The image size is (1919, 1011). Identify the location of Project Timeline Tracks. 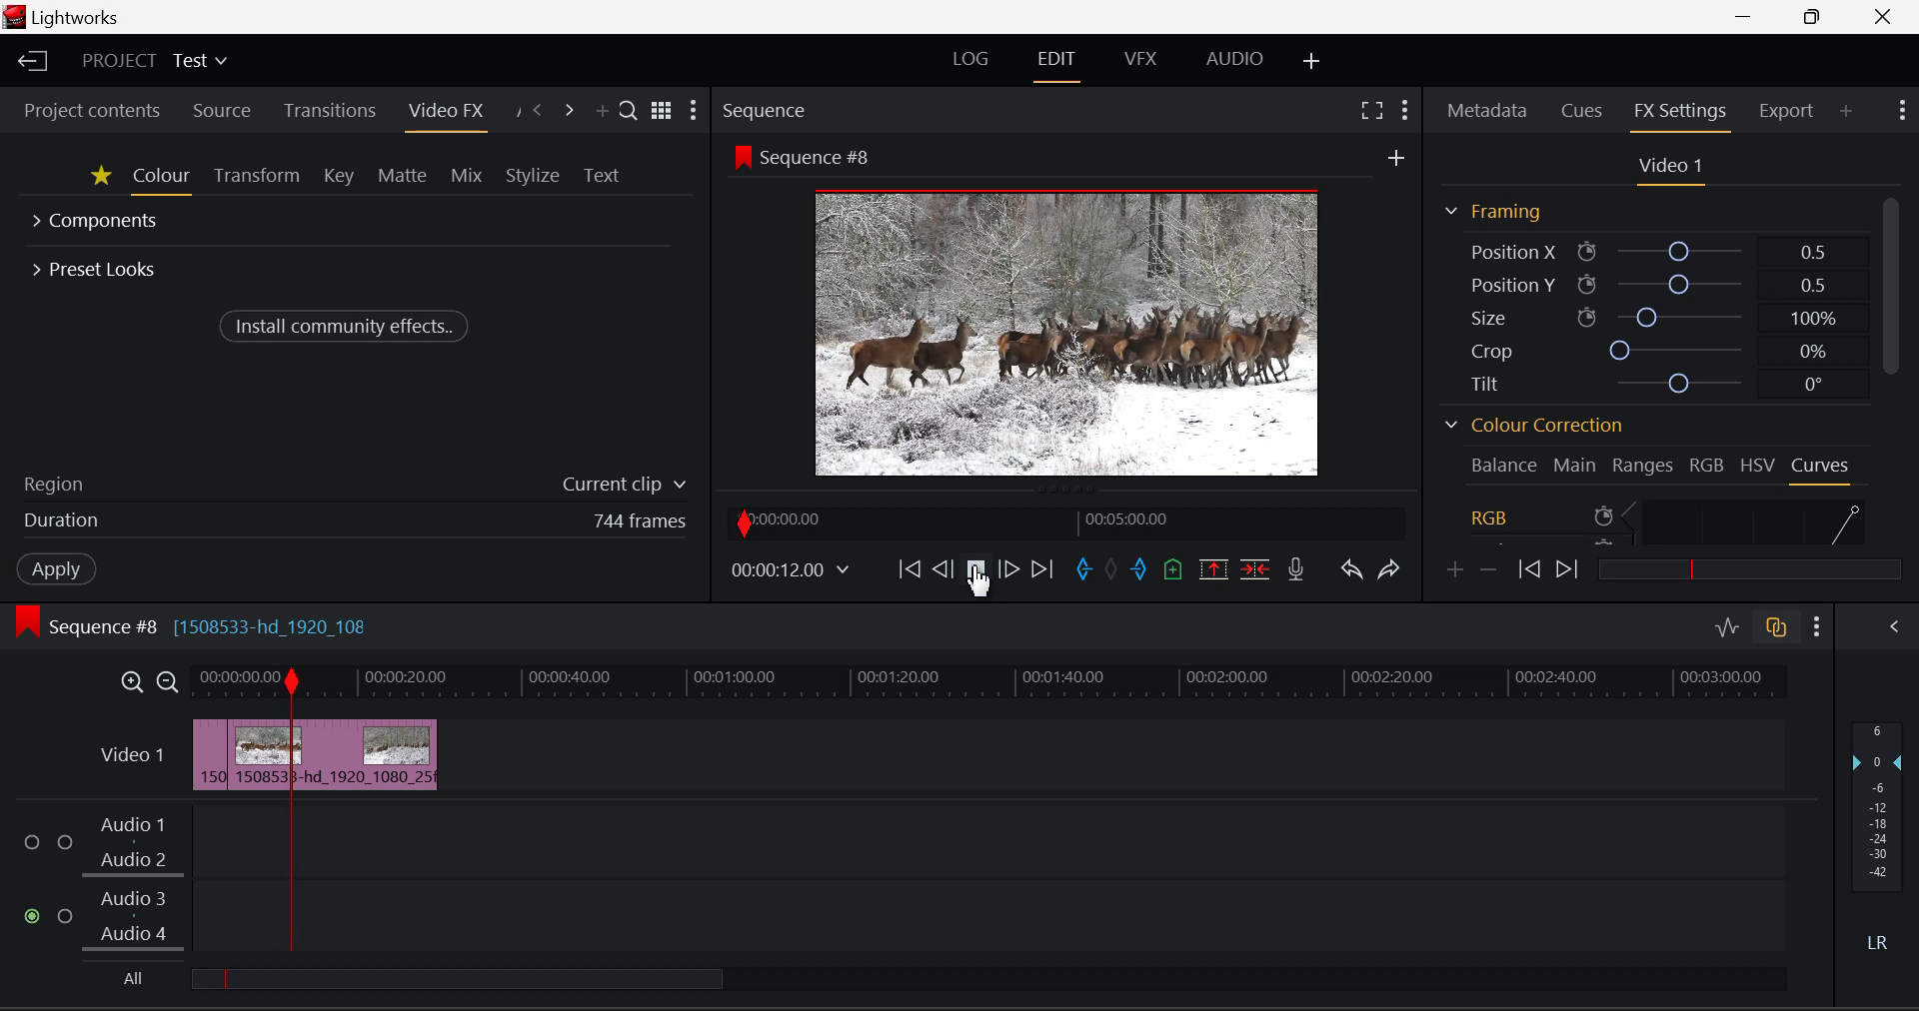
(989, 683).